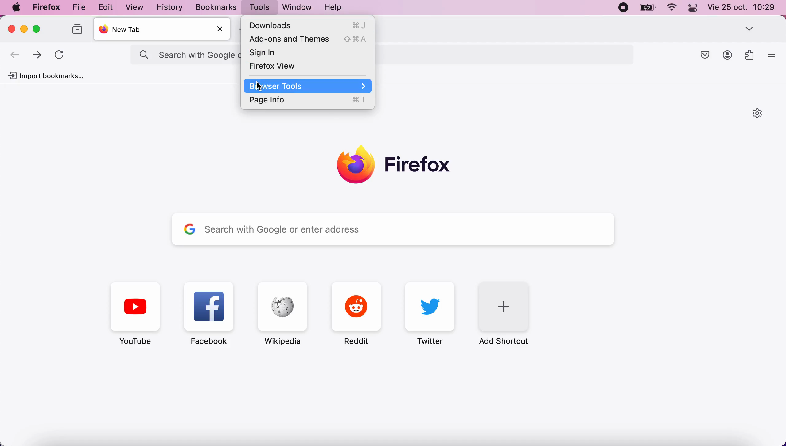 This screenshot has width=786, height=446. Describe the element at coordinates (79, 29) in the screenshot. I see `Folders` at that location.